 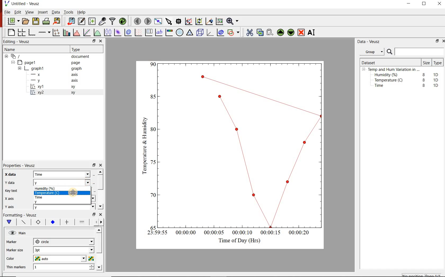 I want to click on text label, so click(x=160, y=32).